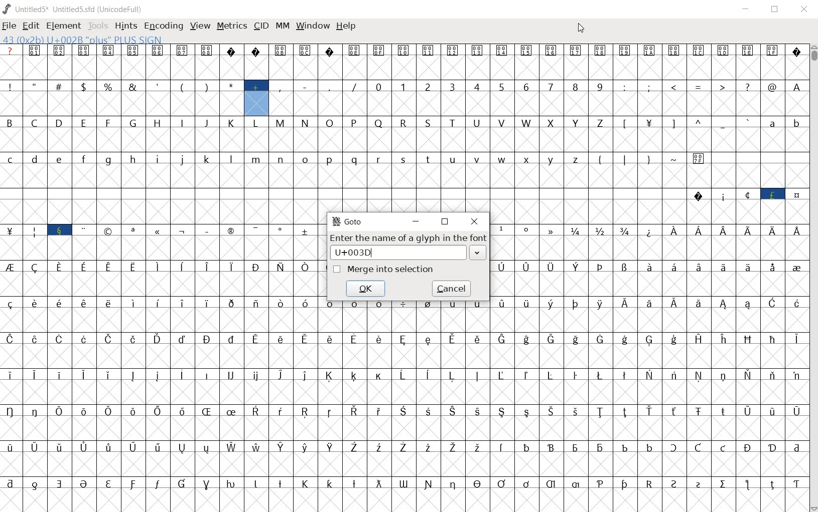 Image resolution: width=818 pixels, height=512 pixels. Describe the element at coordinates (283, 27) in the screenshot. I see `mm` at that location.